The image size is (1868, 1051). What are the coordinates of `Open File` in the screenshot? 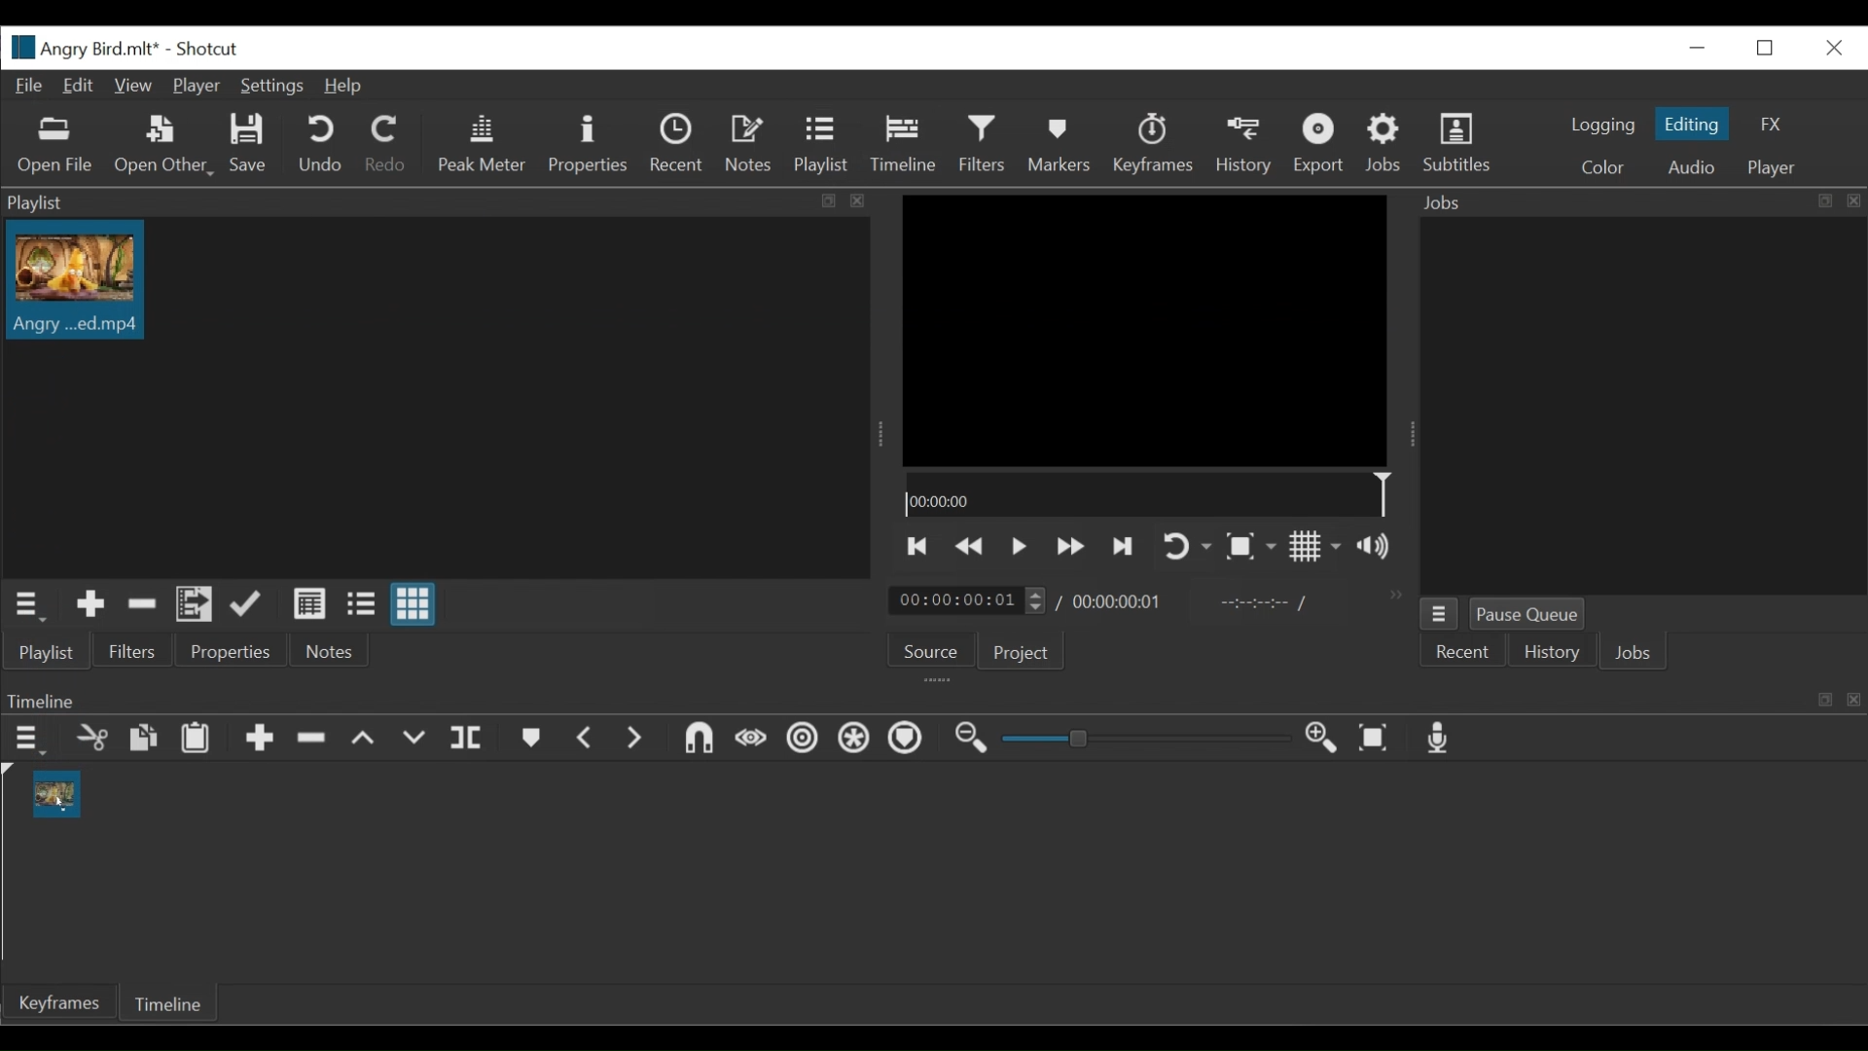 It's located at (54, 149).